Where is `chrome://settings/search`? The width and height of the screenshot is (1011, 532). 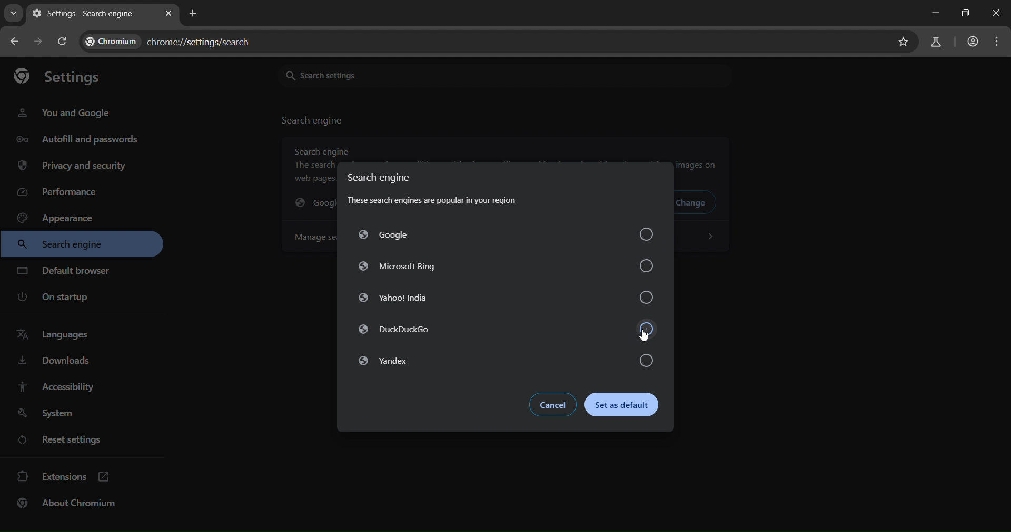 chrome://settings/search is located at coordinates (174, 39).